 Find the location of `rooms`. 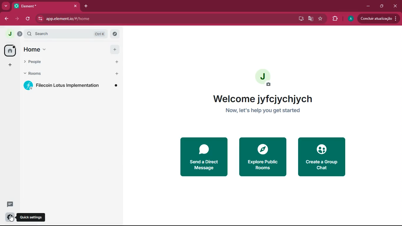

rooms is located at coordinates (62, 74).